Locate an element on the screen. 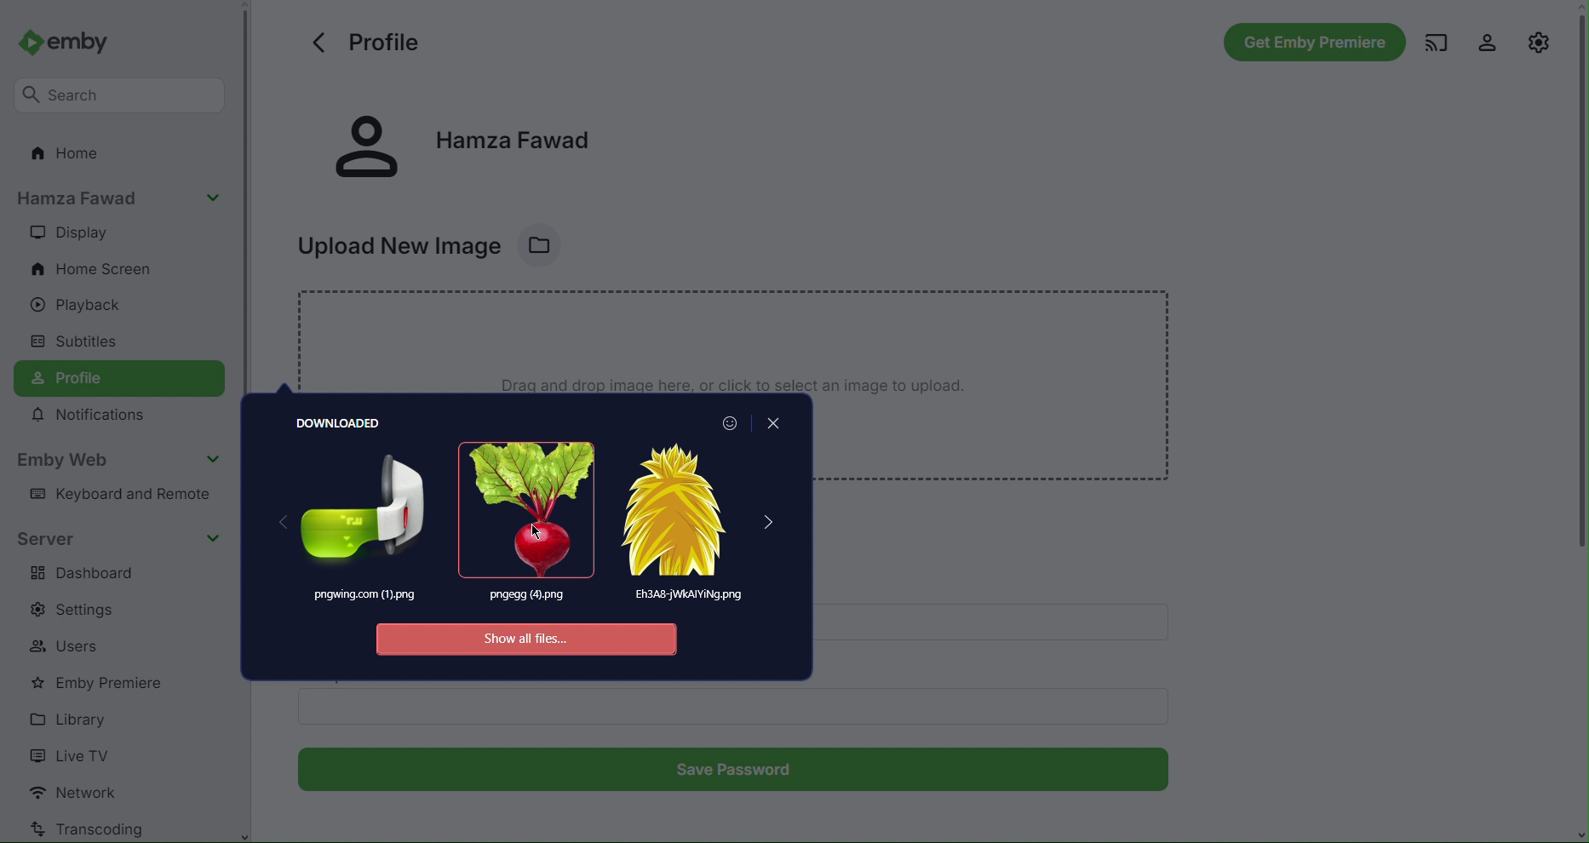  Upload New Image is located at coordinates (440, 242).